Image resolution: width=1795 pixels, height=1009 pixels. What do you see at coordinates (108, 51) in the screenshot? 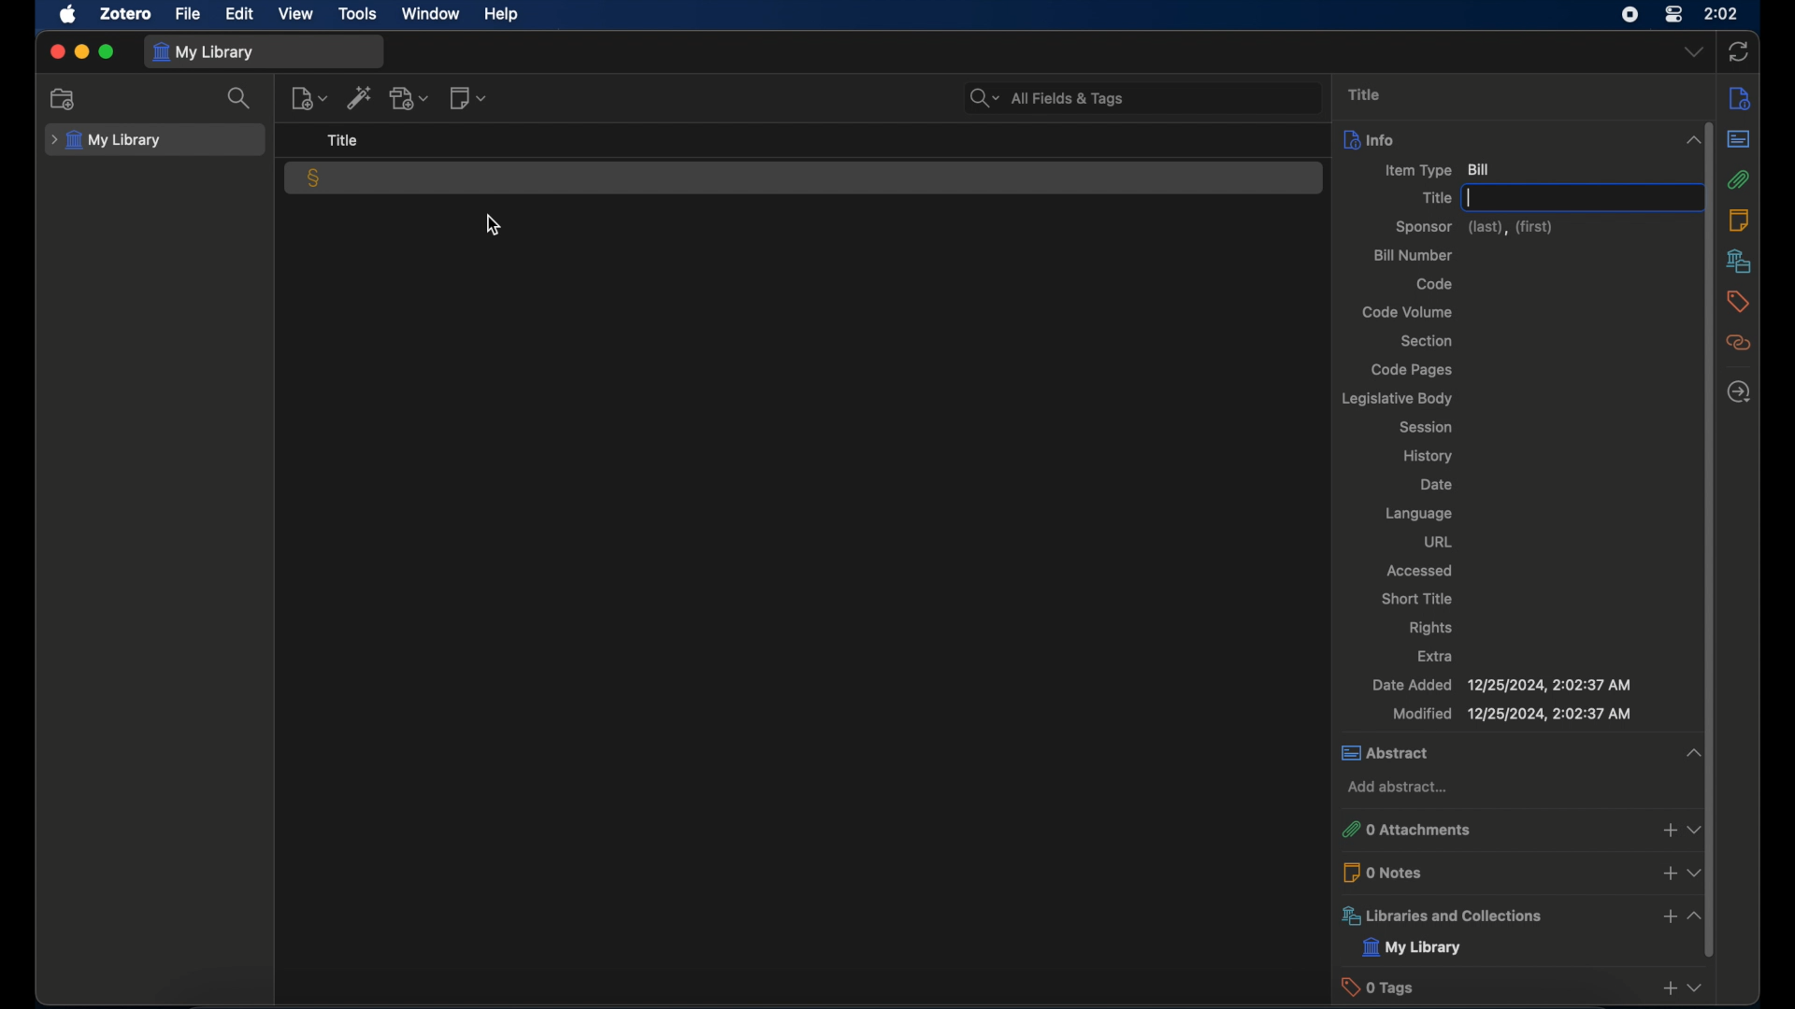
I see `maximize` at bounding box center [108, 51].